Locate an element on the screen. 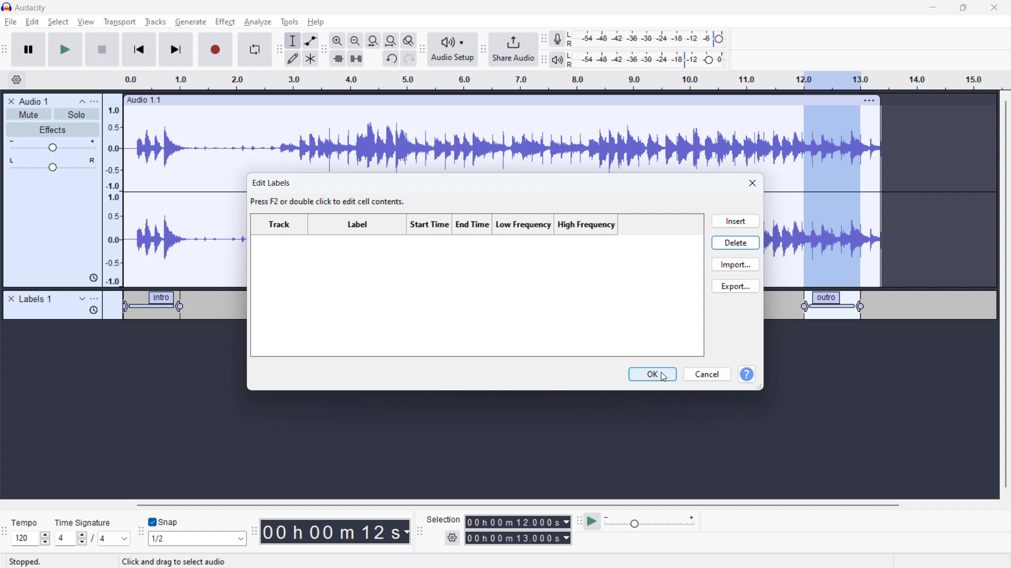  label is located at coordinates (357, 224).